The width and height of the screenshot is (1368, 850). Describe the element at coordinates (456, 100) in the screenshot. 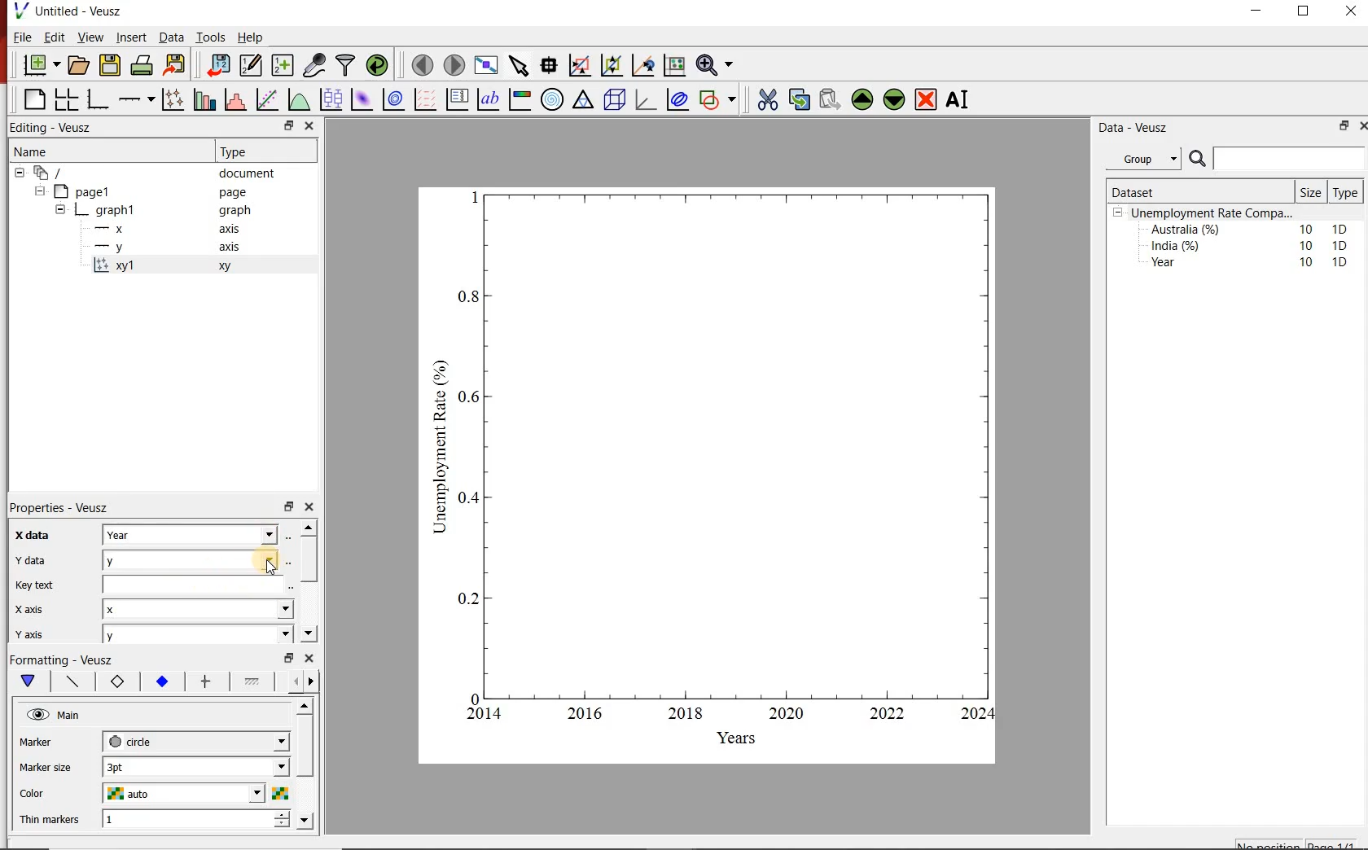

I see `plot key` at that location.